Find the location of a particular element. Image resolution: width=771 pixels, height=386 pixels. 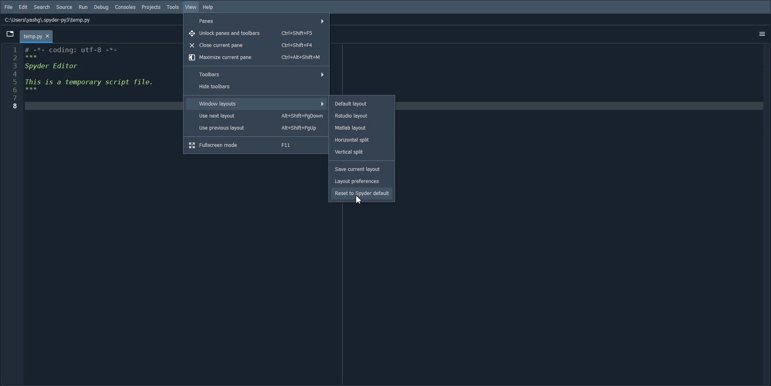

Save current layout is located at coordinates (360, 169).